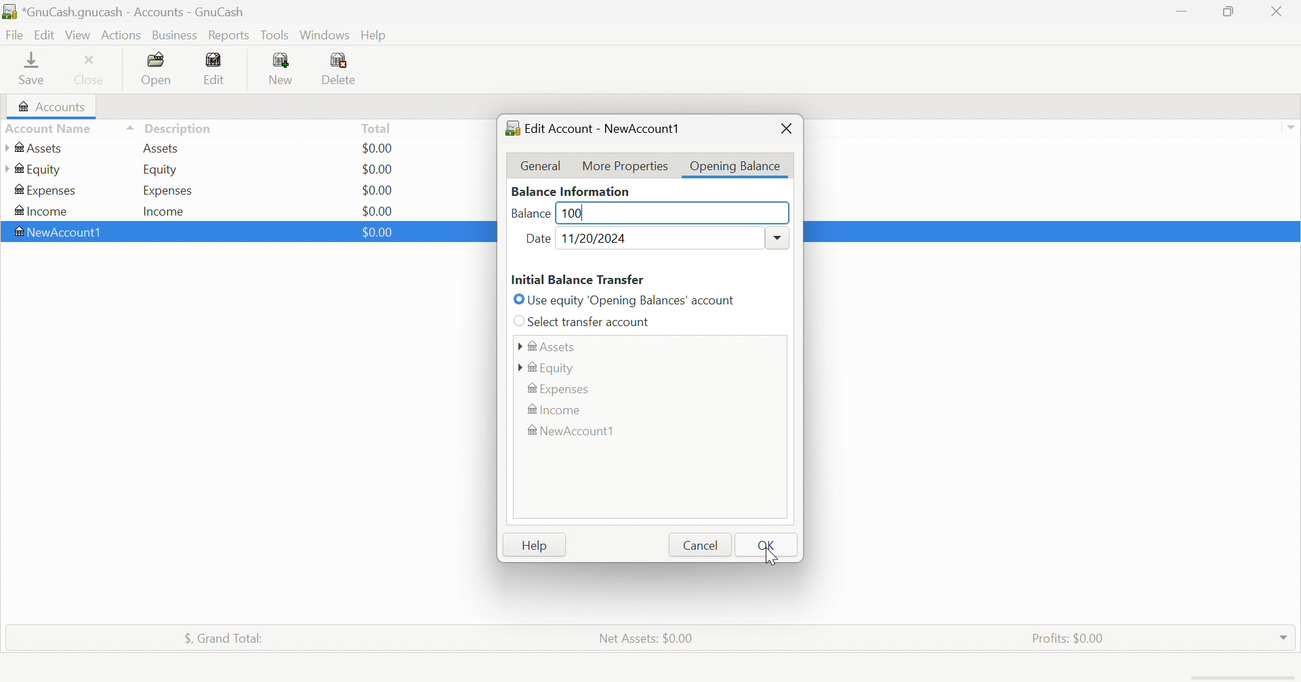 This screenshot has height=682, width=1301. Describe the element at coordinates (699, 546) in the screenshot. I see `Cancel` at that location.